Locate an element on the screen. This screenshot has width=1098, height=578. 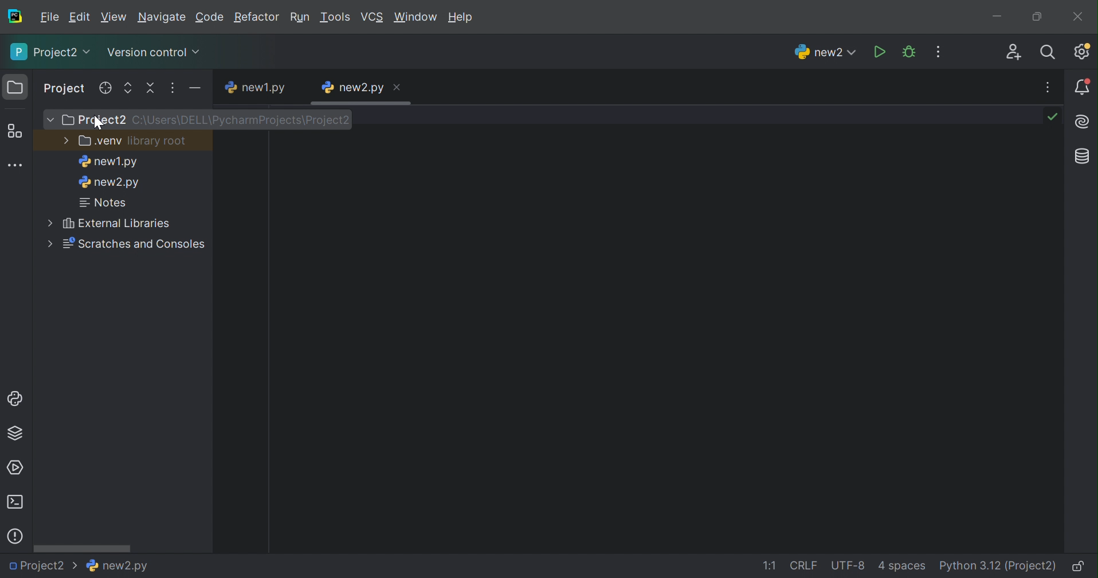
Run is located at coordinates (879, 52).